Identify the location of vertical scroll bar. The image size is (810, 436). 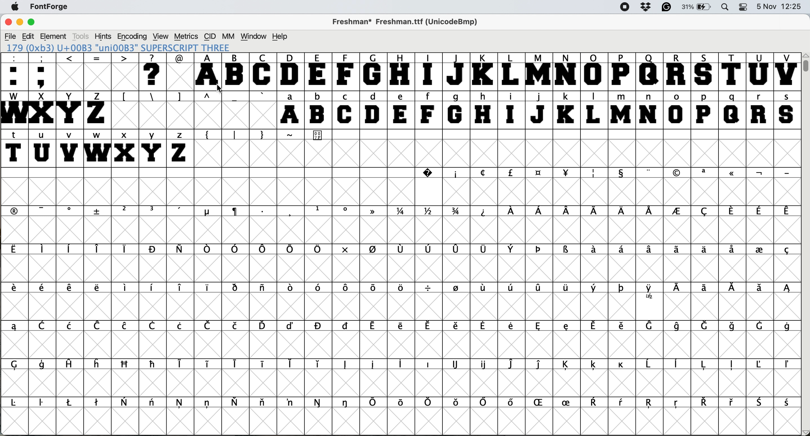
(805, 244).